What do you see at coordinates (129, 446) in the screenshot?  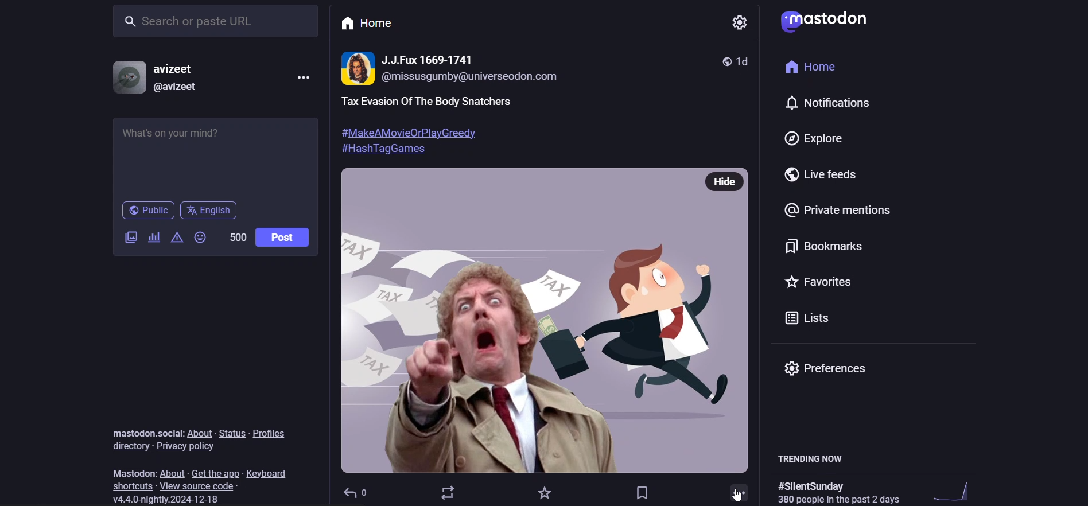 I see `directory` at bounding box center [129, 446].